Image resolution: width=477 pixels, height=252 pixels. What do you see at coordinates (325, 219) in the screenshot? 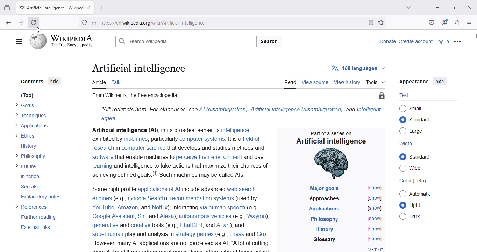
I see `Philosophy` at bounding box center [325, 219].